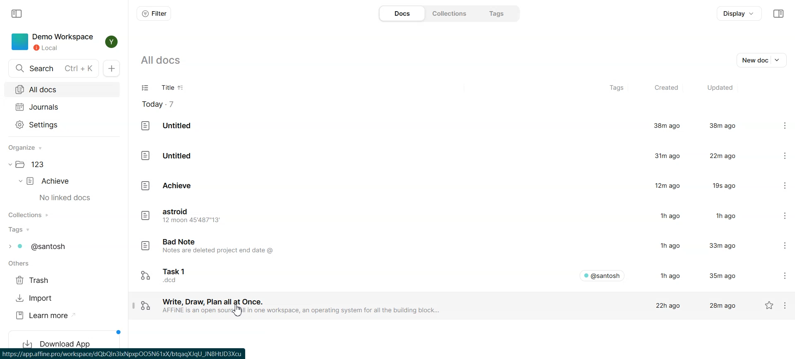 The height and width of the screenshot is (359, 795). Describe the element at coordinates (719, 88) in the screenshot. I see `Updated` at that location.